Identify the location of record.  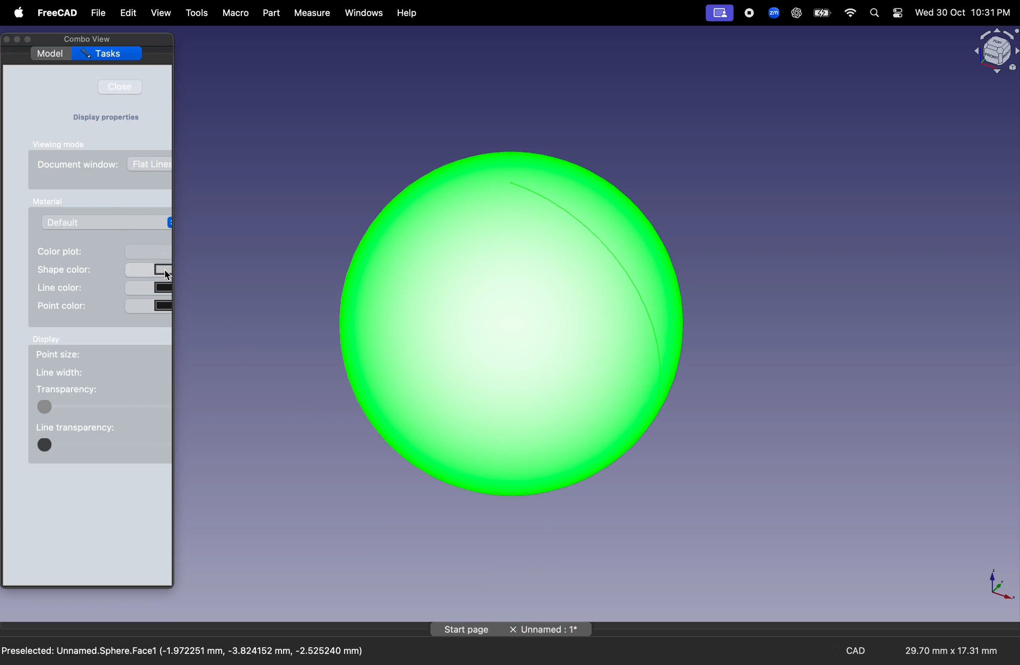
(750, 12).